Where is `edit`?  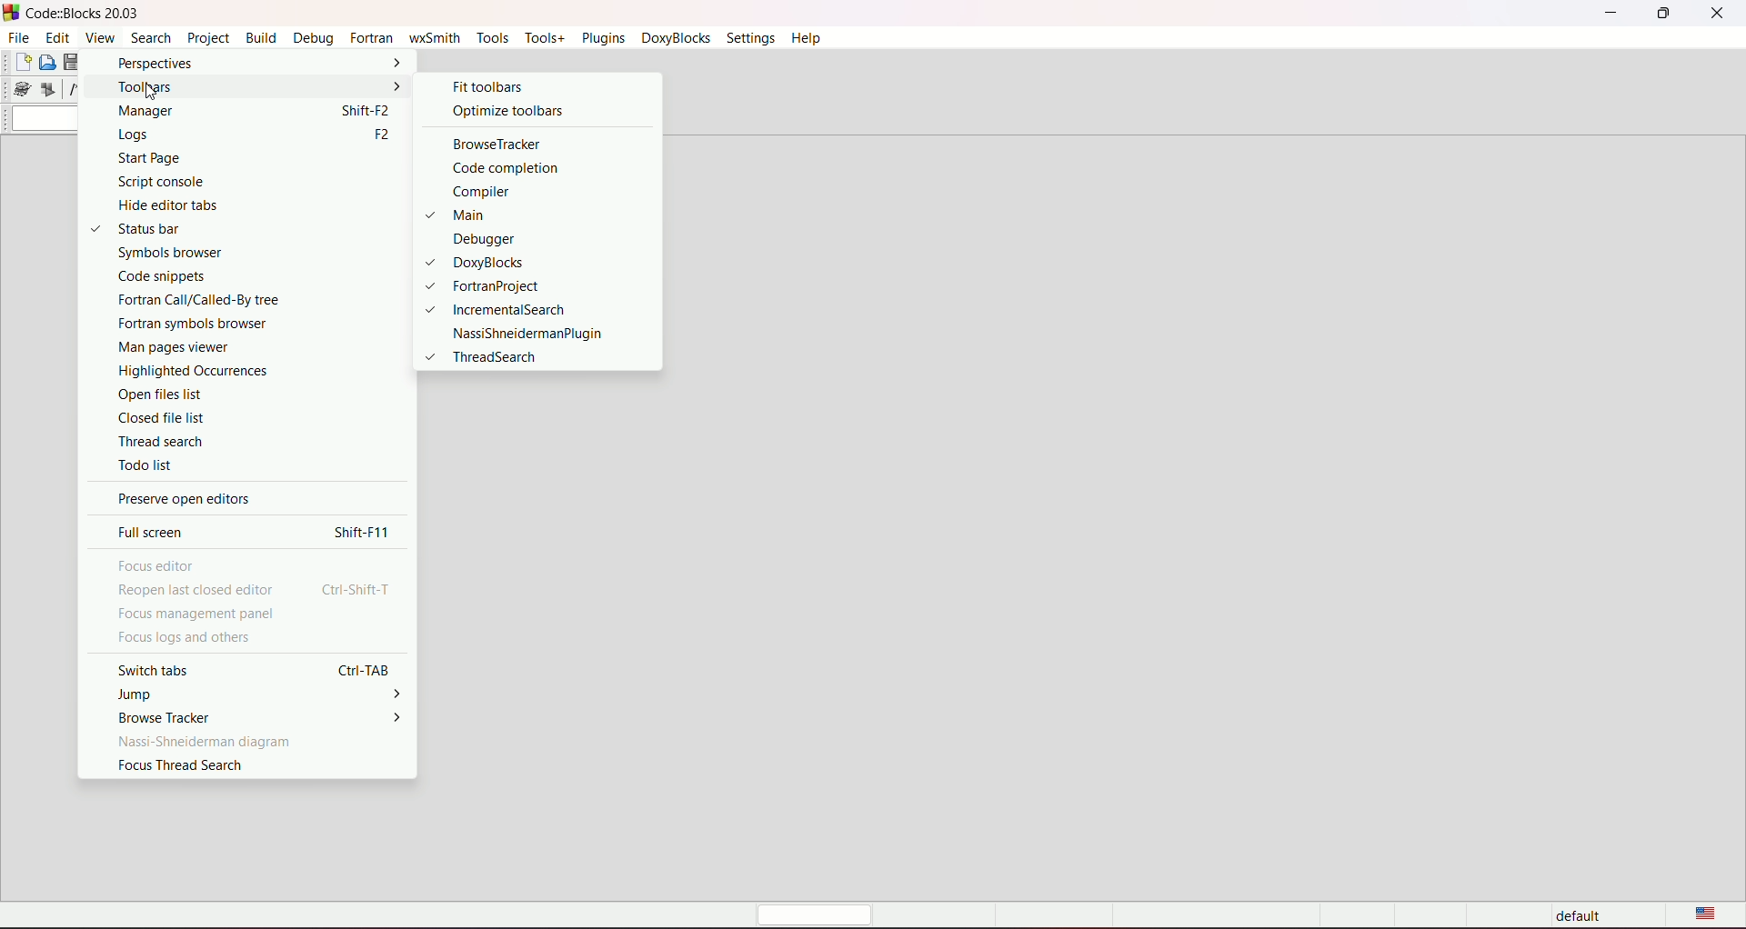
edit is located at coordinates (57, 36).